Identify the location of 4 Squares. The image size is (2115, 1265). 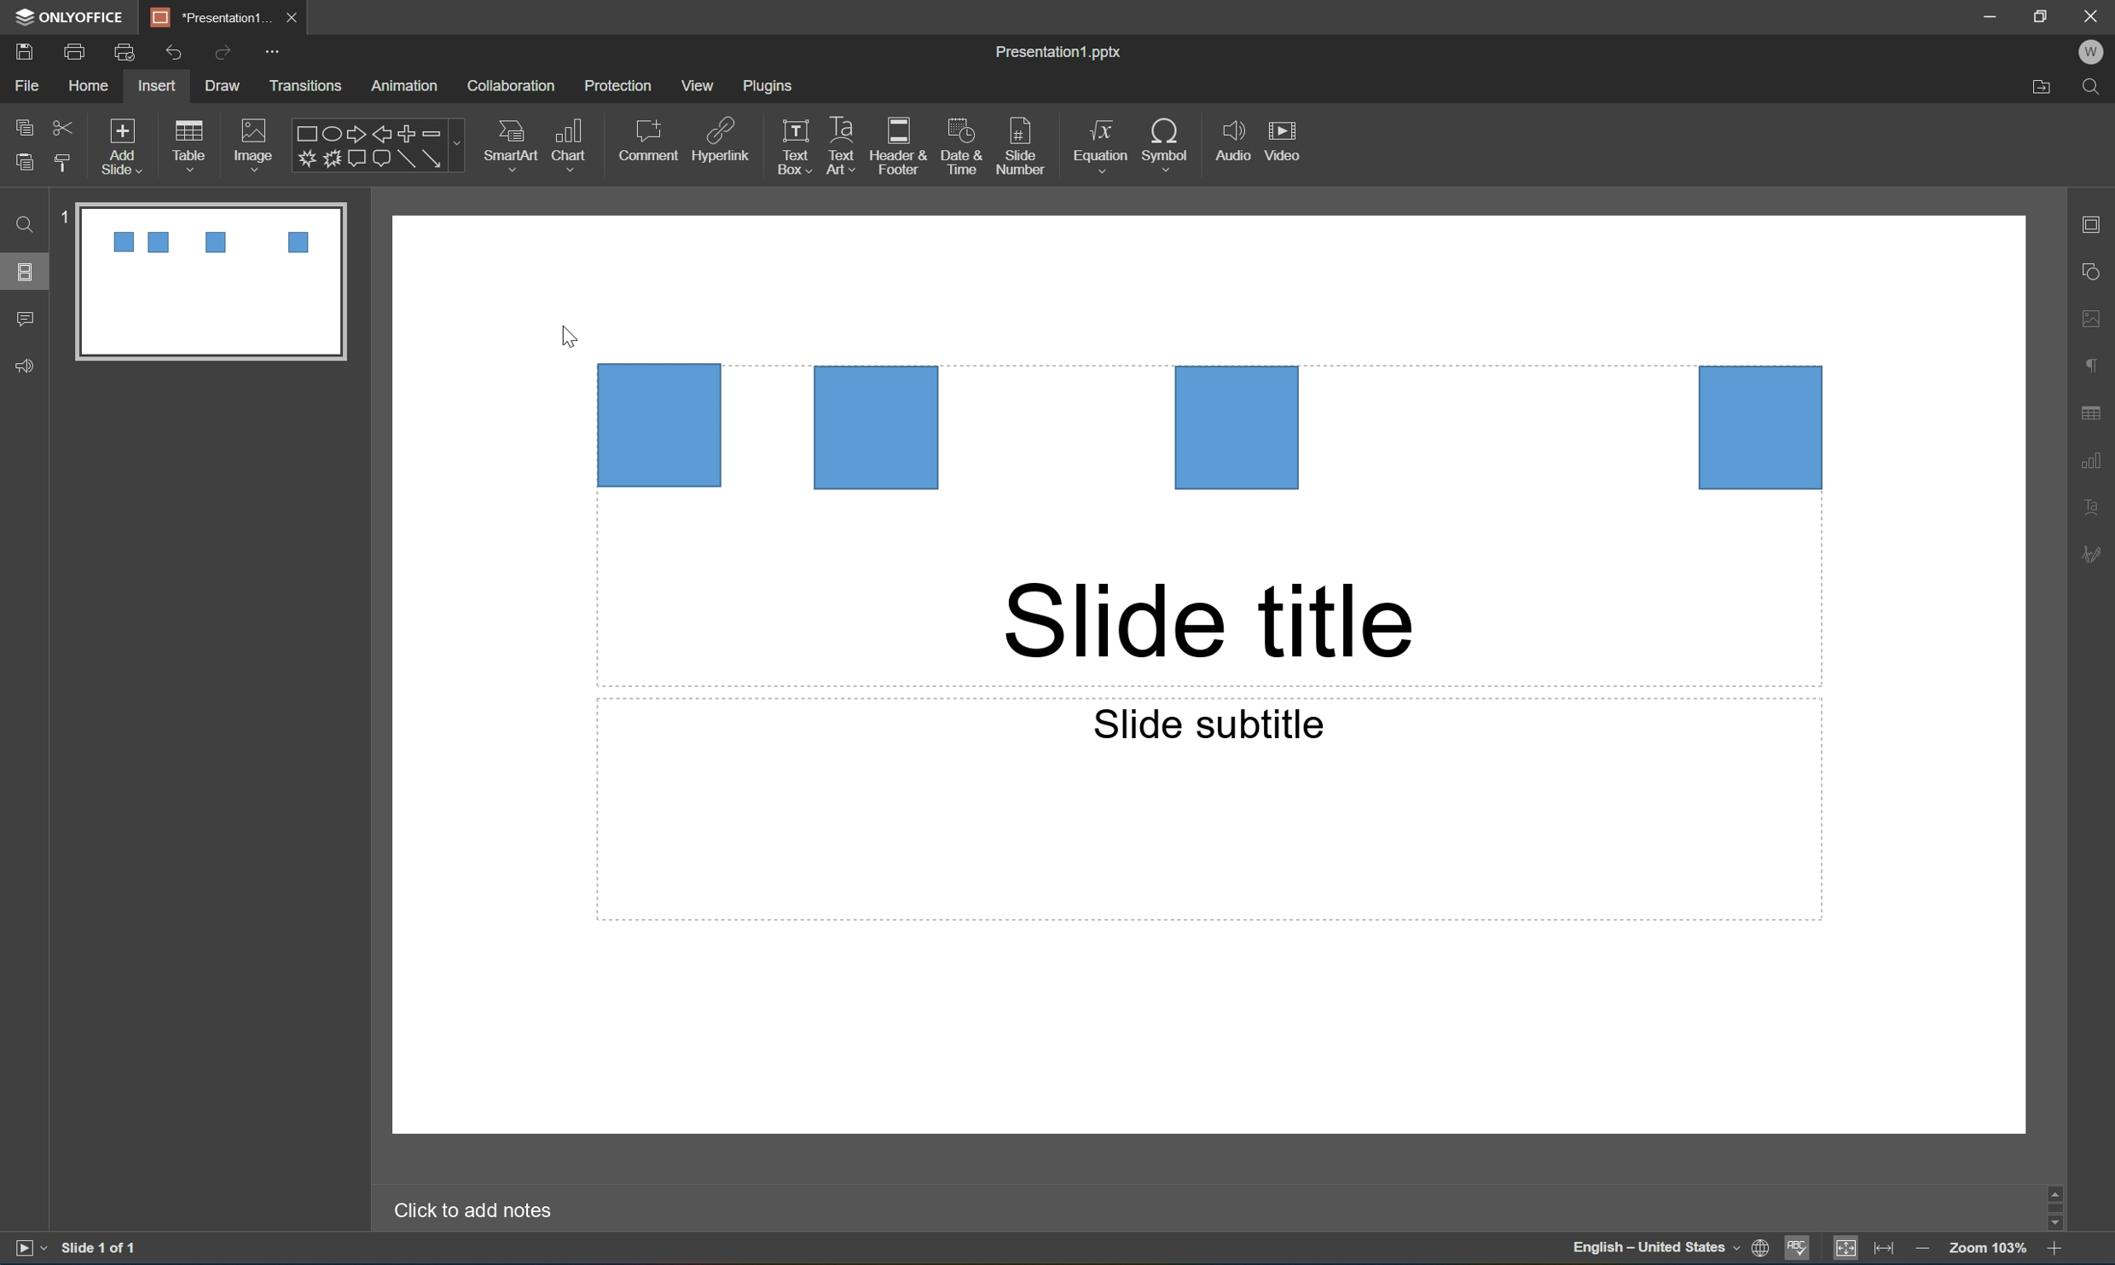
(1211, 427).